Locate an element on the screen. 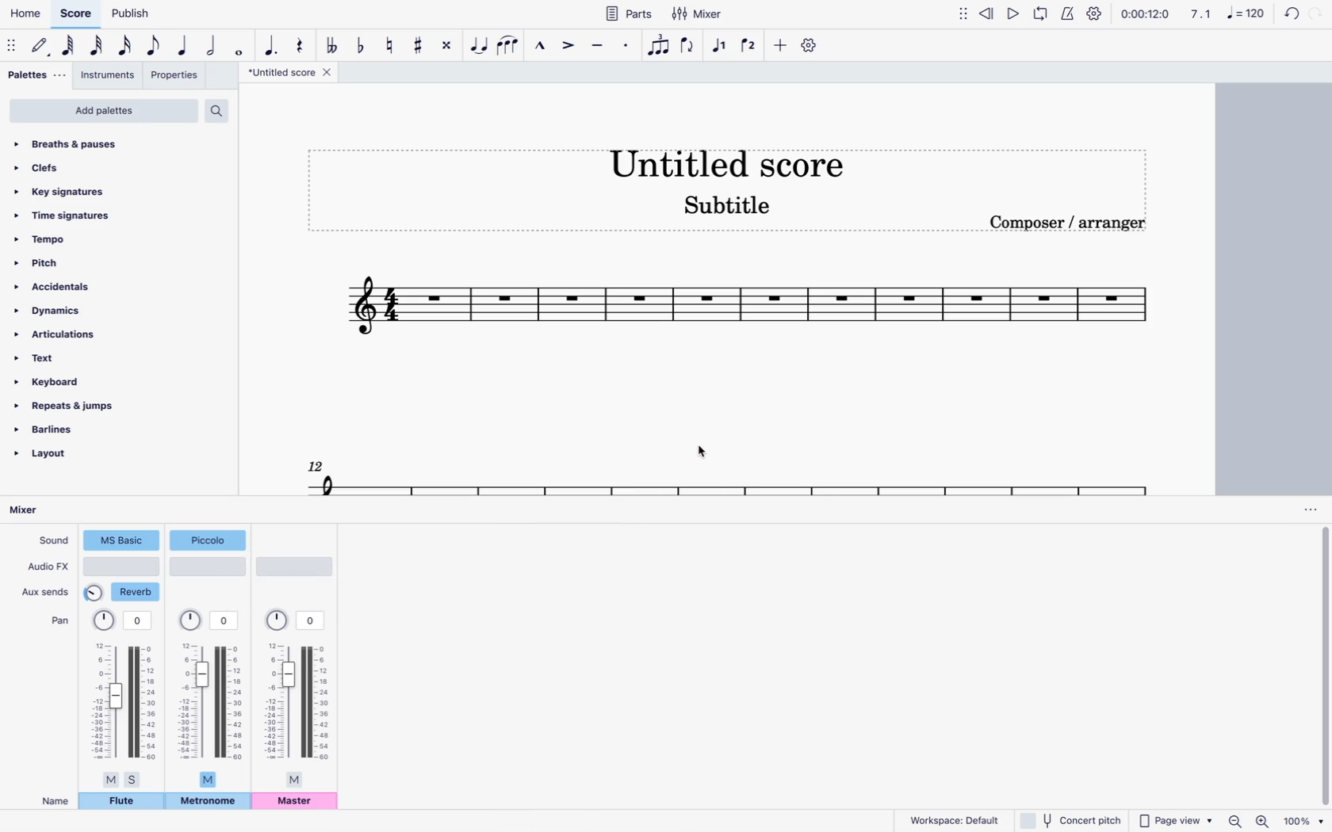  time is located at coordinates (1145, 15).